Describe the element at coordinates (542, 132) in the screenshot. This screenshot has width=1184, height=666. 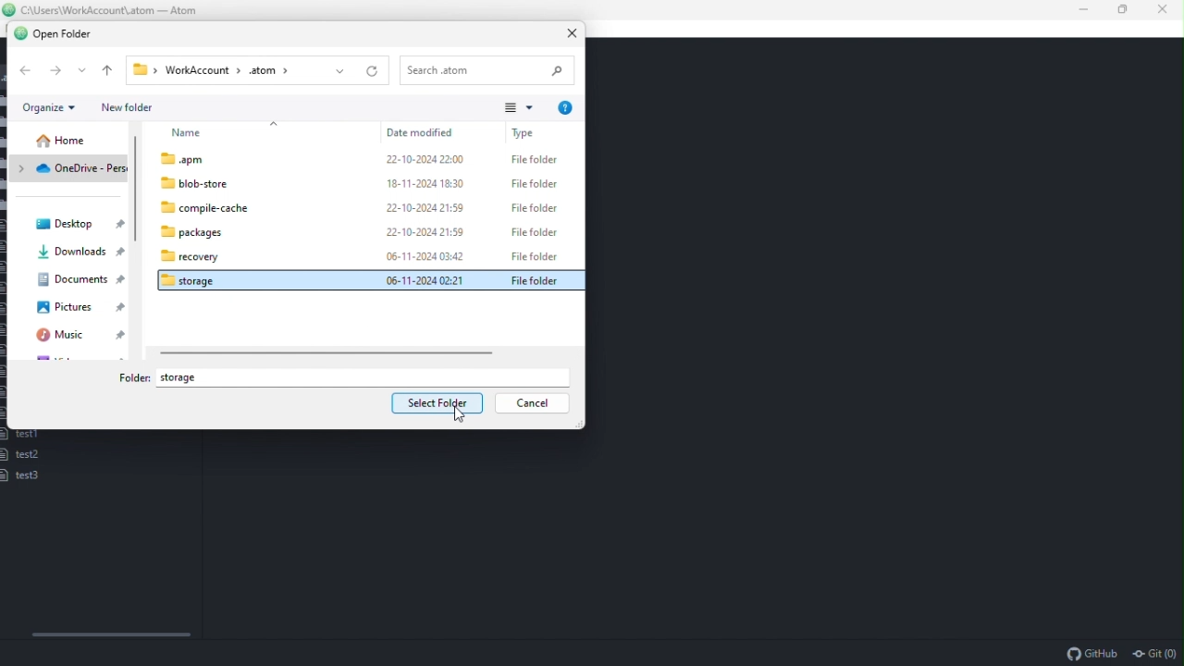
I see `Type` at that location.